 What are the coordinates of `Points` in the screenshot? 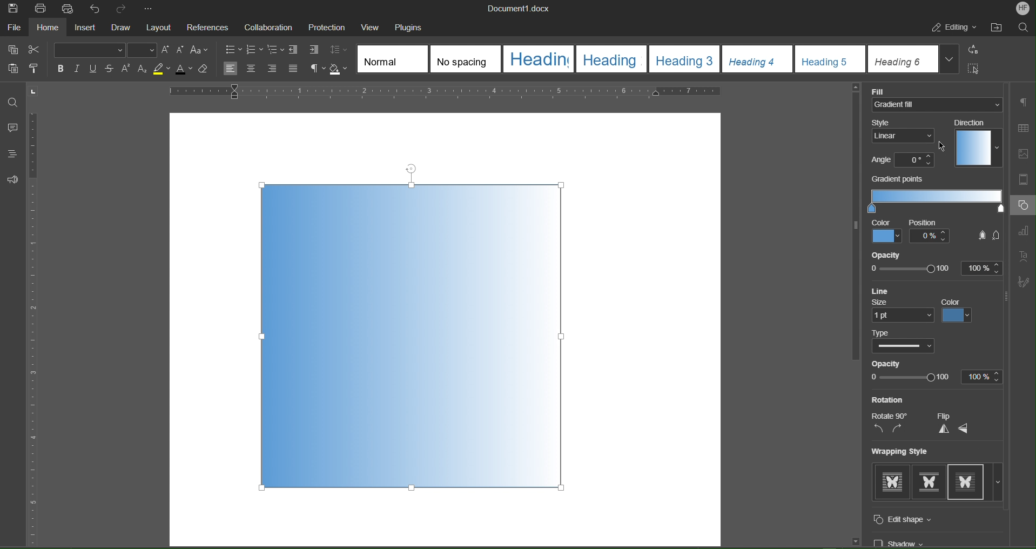 It's located at (985, 236).